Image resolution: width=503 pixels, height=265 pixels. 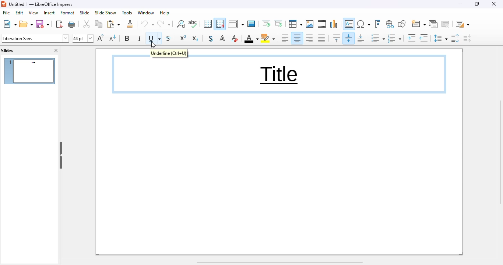 What do you see at coordinates (6, 13) in the screenshot?
I see `file` at bounding box center [6, 13].